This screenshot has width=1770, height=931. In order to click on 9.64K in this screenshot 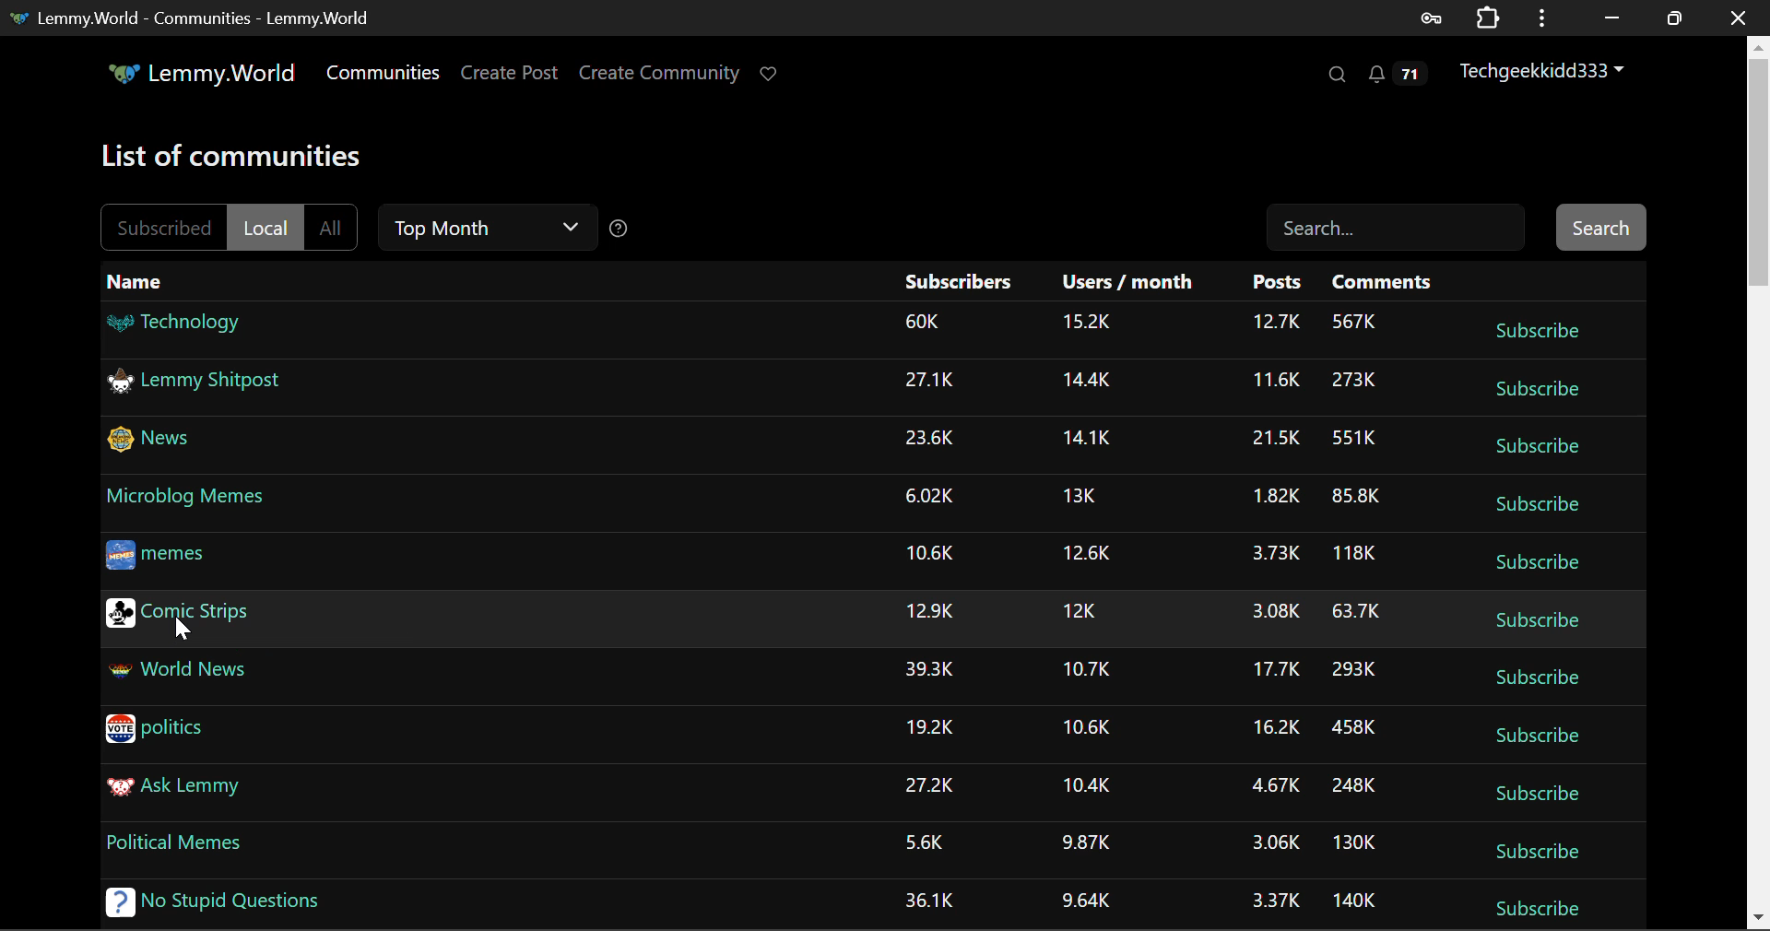, I will do `click(1089, 901)`.